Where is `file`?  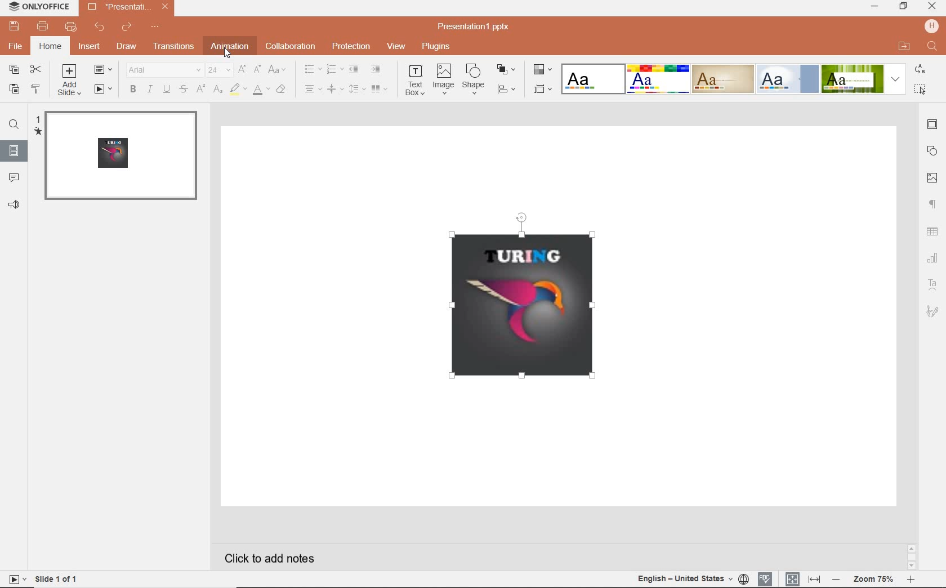 file is located at coordinates (17, 48).